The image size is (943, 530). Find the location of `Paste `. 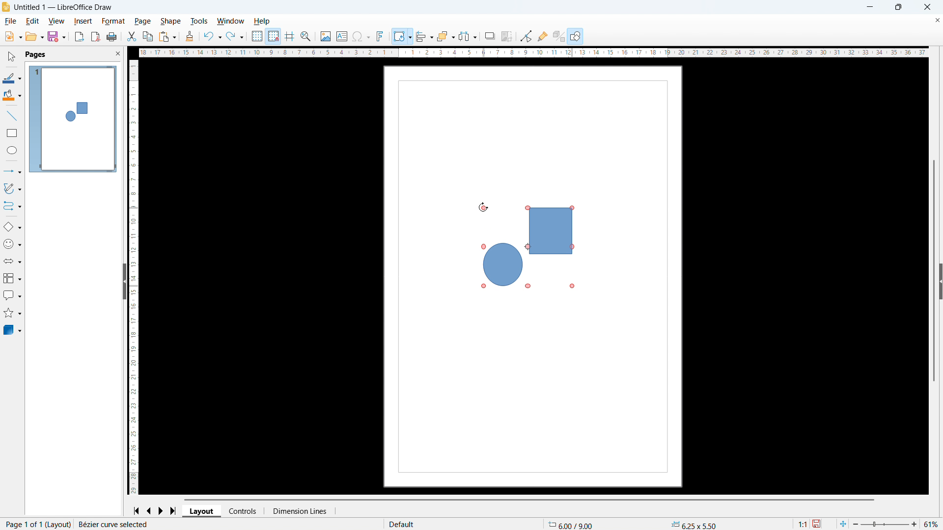

Paste  is located at coordinates (167, 36).